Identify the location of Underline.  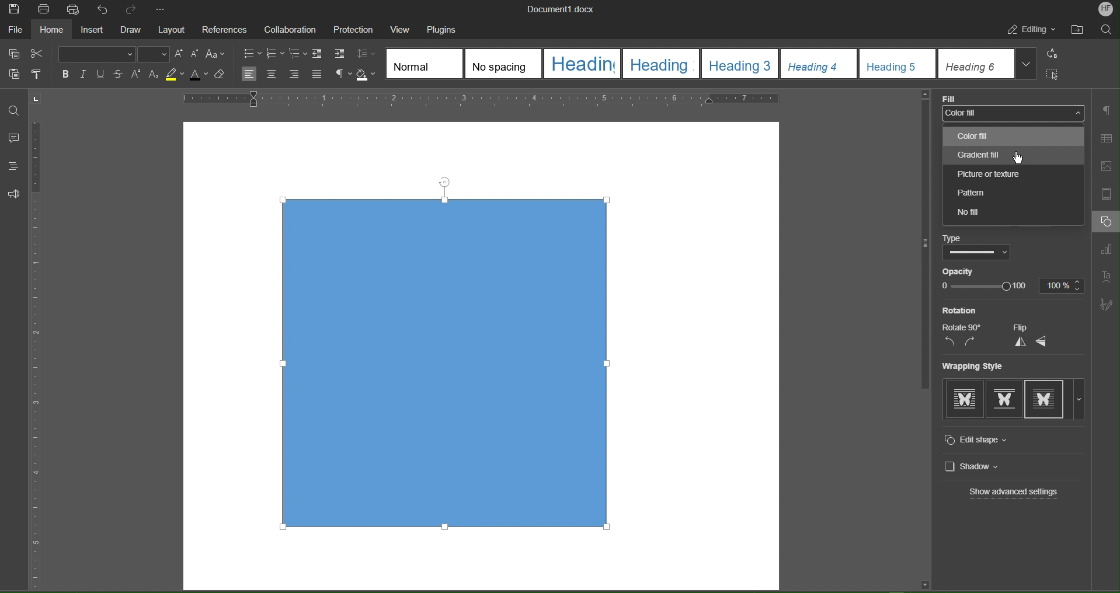
(104, 74).